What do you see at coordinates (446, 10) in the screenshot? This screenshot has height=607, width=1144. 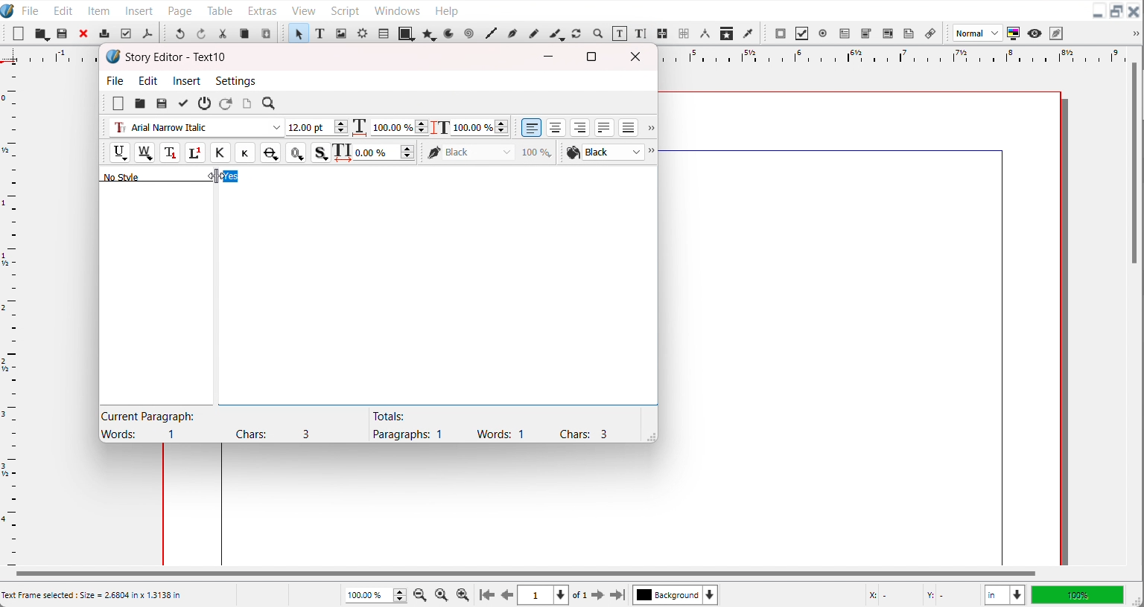 I see `Help` at bounding box center [446, 10].